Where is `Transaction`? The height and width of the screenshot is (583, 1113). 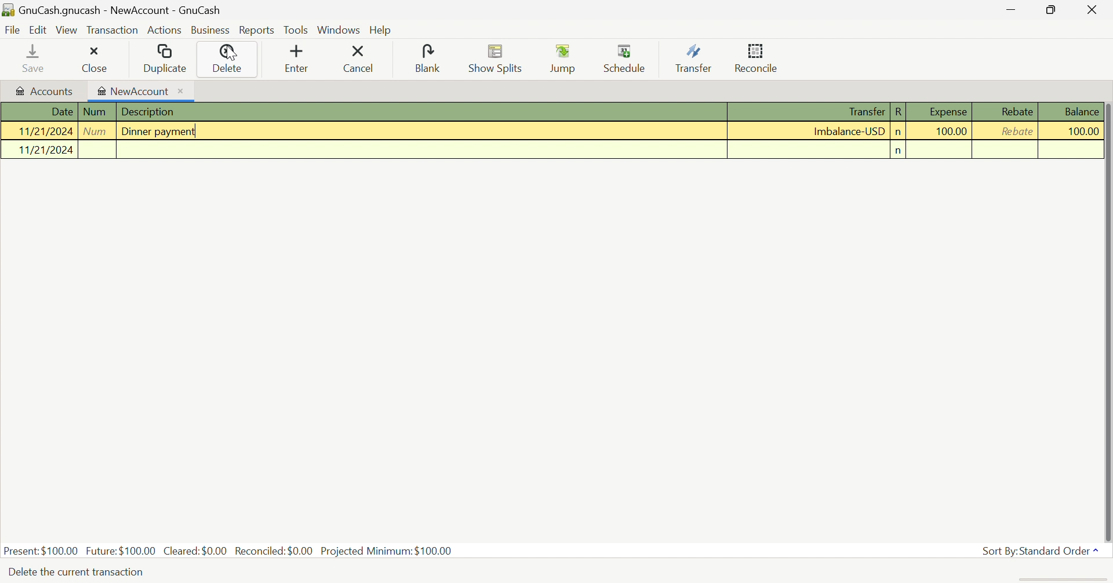 Transaction is located at coordinates (112, 32).